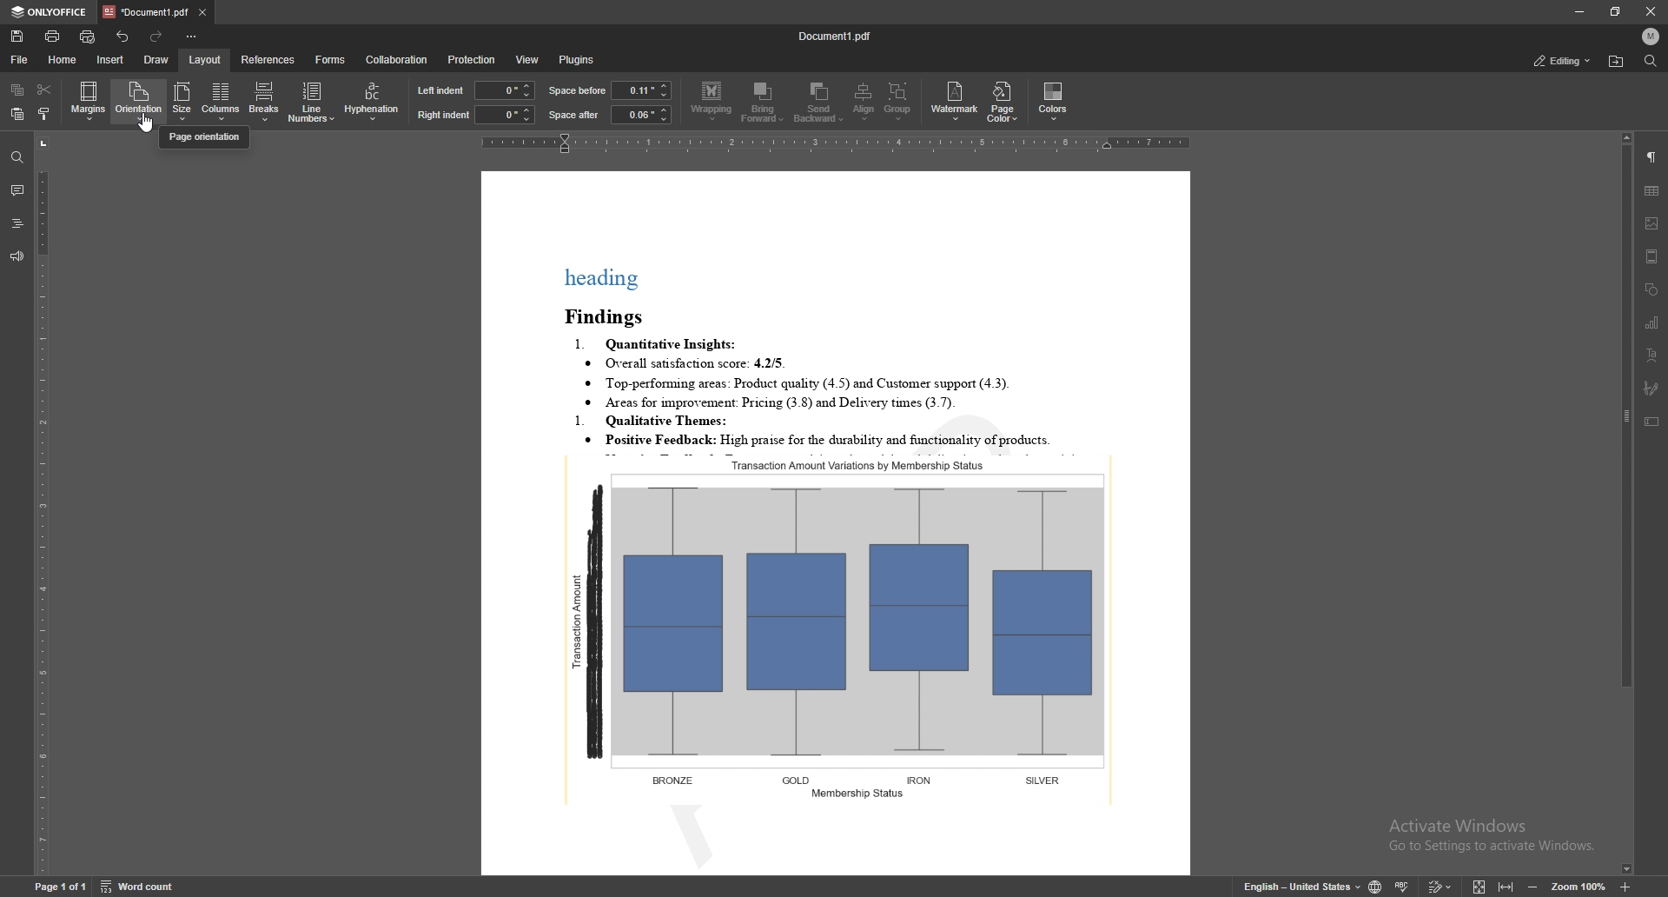 Image resolution: width=1668 pixels, height=897 pixels. What do you see at coordinates (581, 60) in the screenshot?
I see `plugins` at bounding box center [581, 60].